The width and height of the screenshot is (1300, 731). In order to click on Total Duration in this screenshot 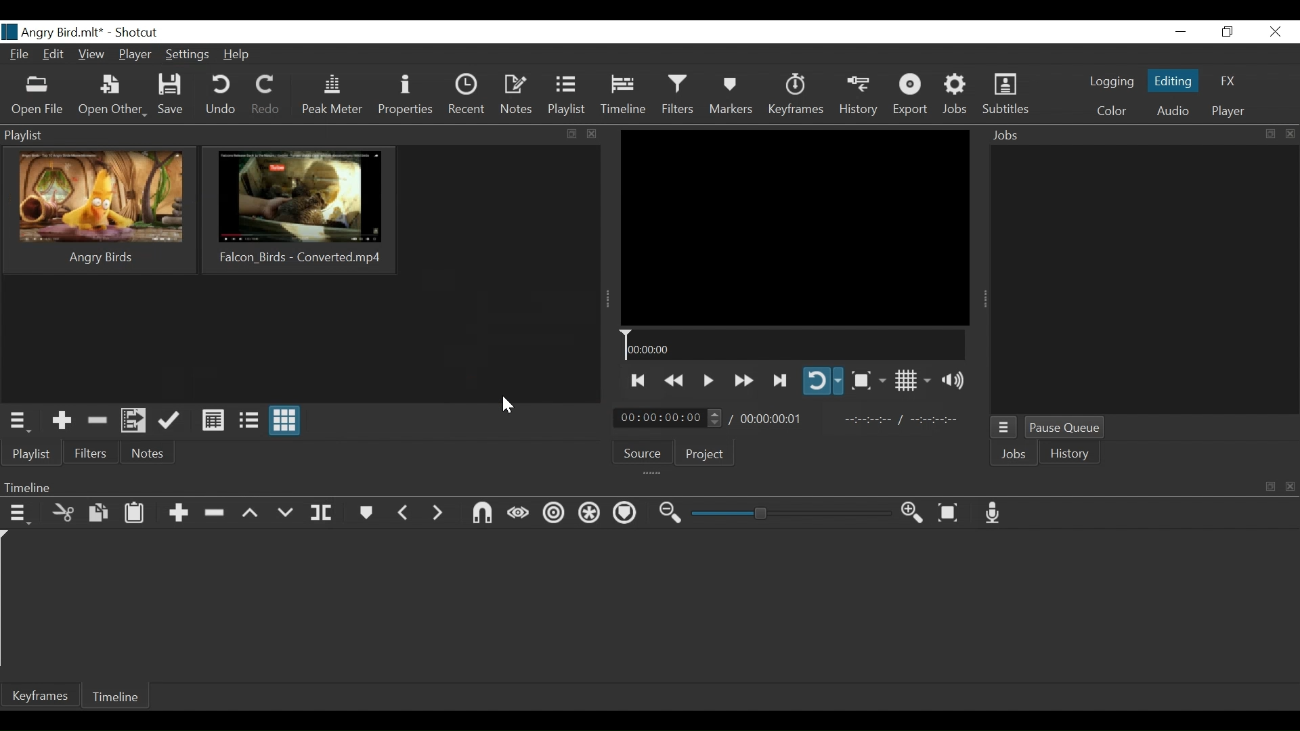, I will do `click(771, 418)`.